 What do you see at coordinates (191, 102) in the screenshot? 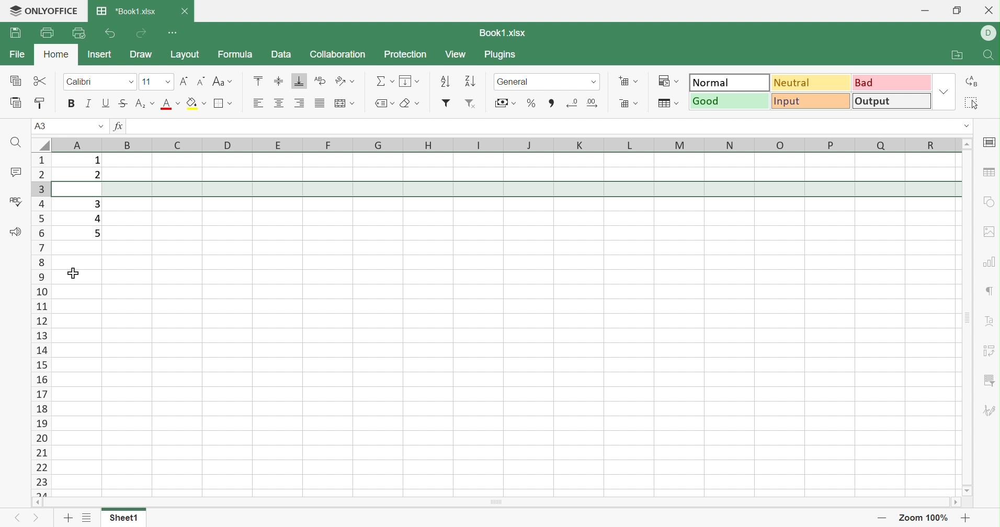
I see `Fill color` at bounding box center [191, 102].